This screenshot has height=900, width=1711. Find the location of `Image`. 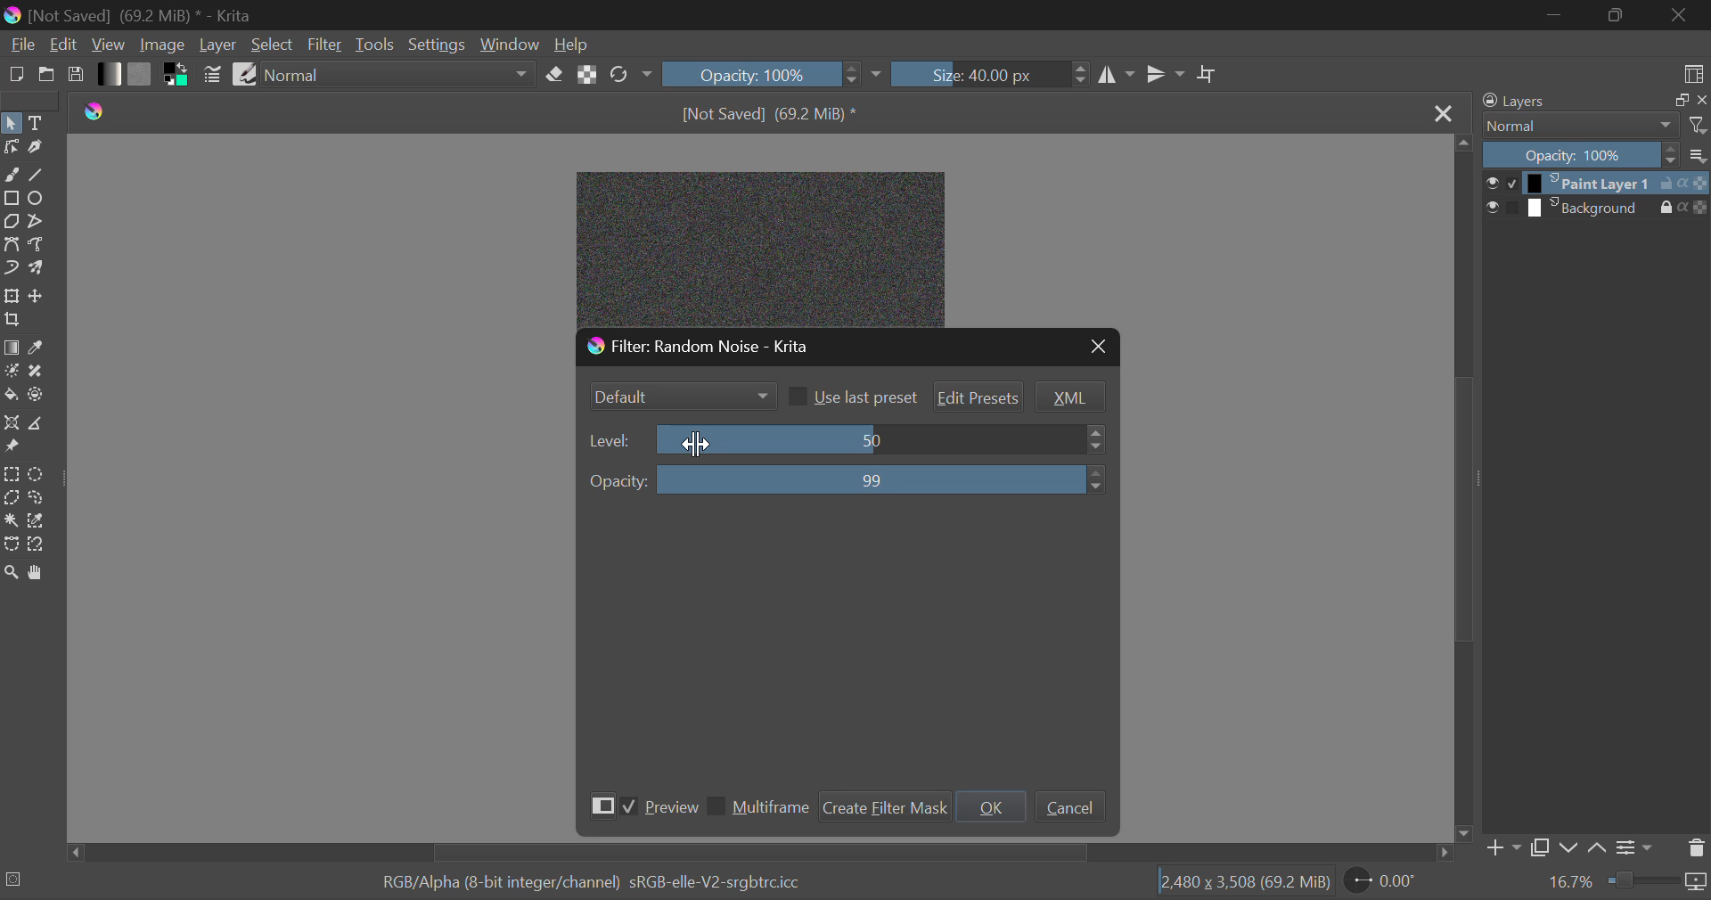

Image is located at coordinates (162, 46).